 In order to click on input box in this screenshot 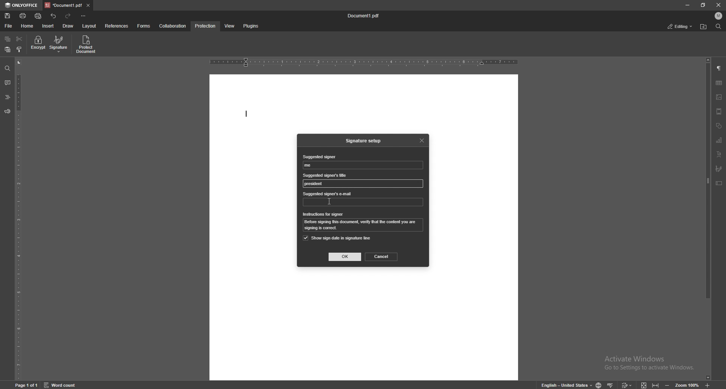, I will do `click(363, 183)`.